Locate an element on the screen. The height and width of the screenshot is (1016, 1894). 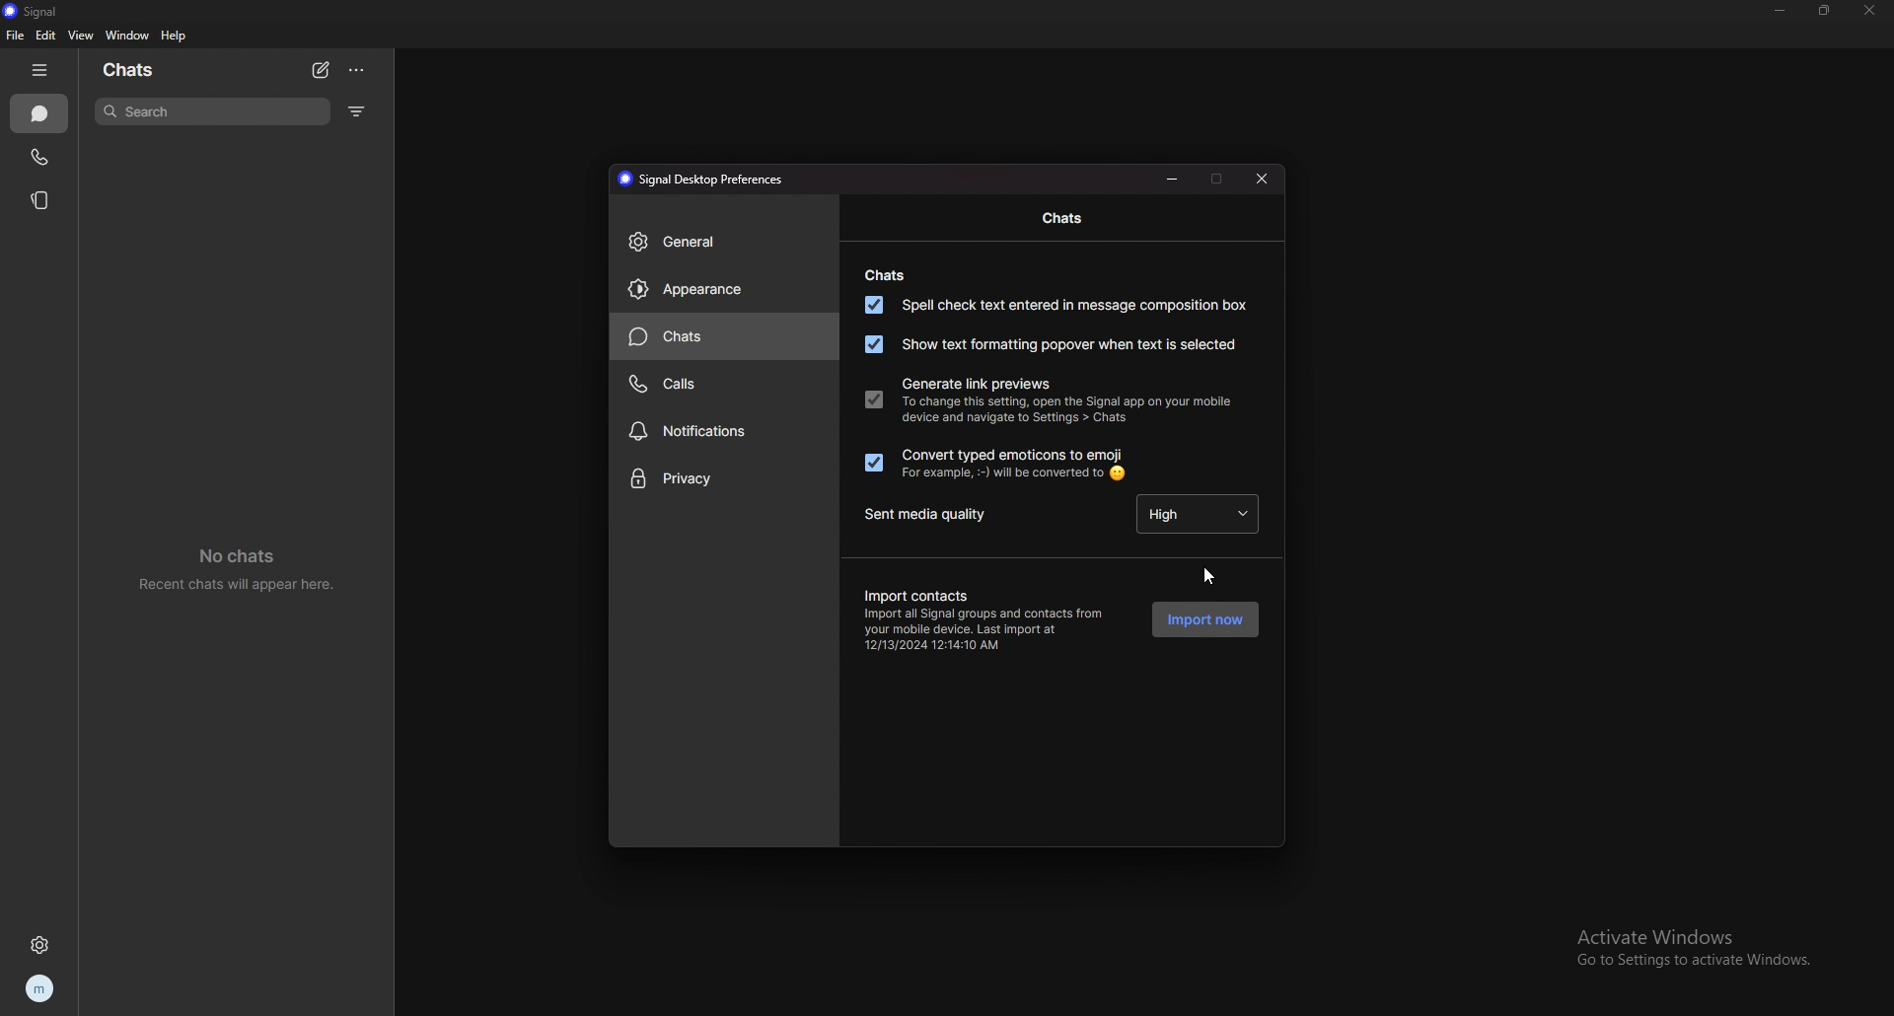
file is located at coordinates (15, 35).